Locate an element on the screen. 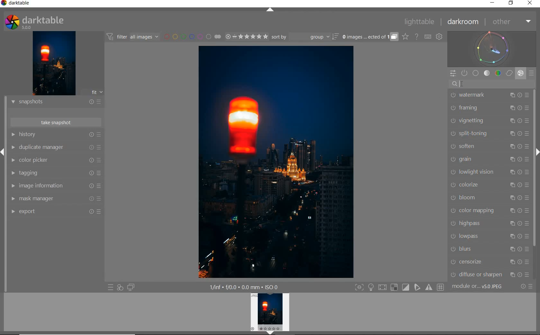 This screenshot has width=540, height=335. SEARCH MODULE BY NAME is located at coordinates (493, 84).